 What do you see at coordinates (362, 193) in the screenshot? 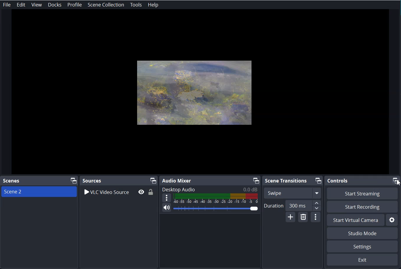
I see `Start Streaming` at bounding box center [362, 193].